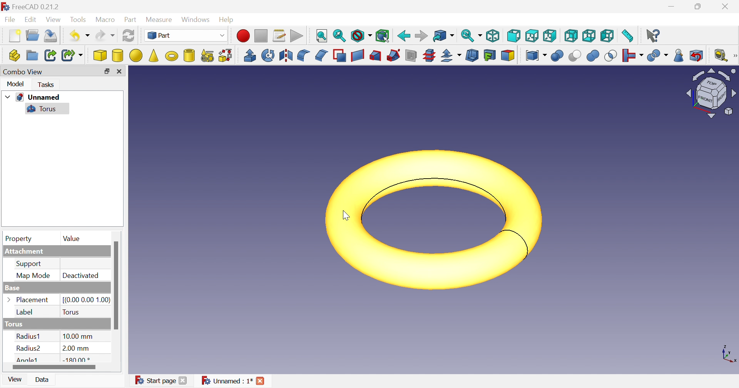  Describe the element at coordinates (26, 313) in the screenshot. I see `Label` at that location.